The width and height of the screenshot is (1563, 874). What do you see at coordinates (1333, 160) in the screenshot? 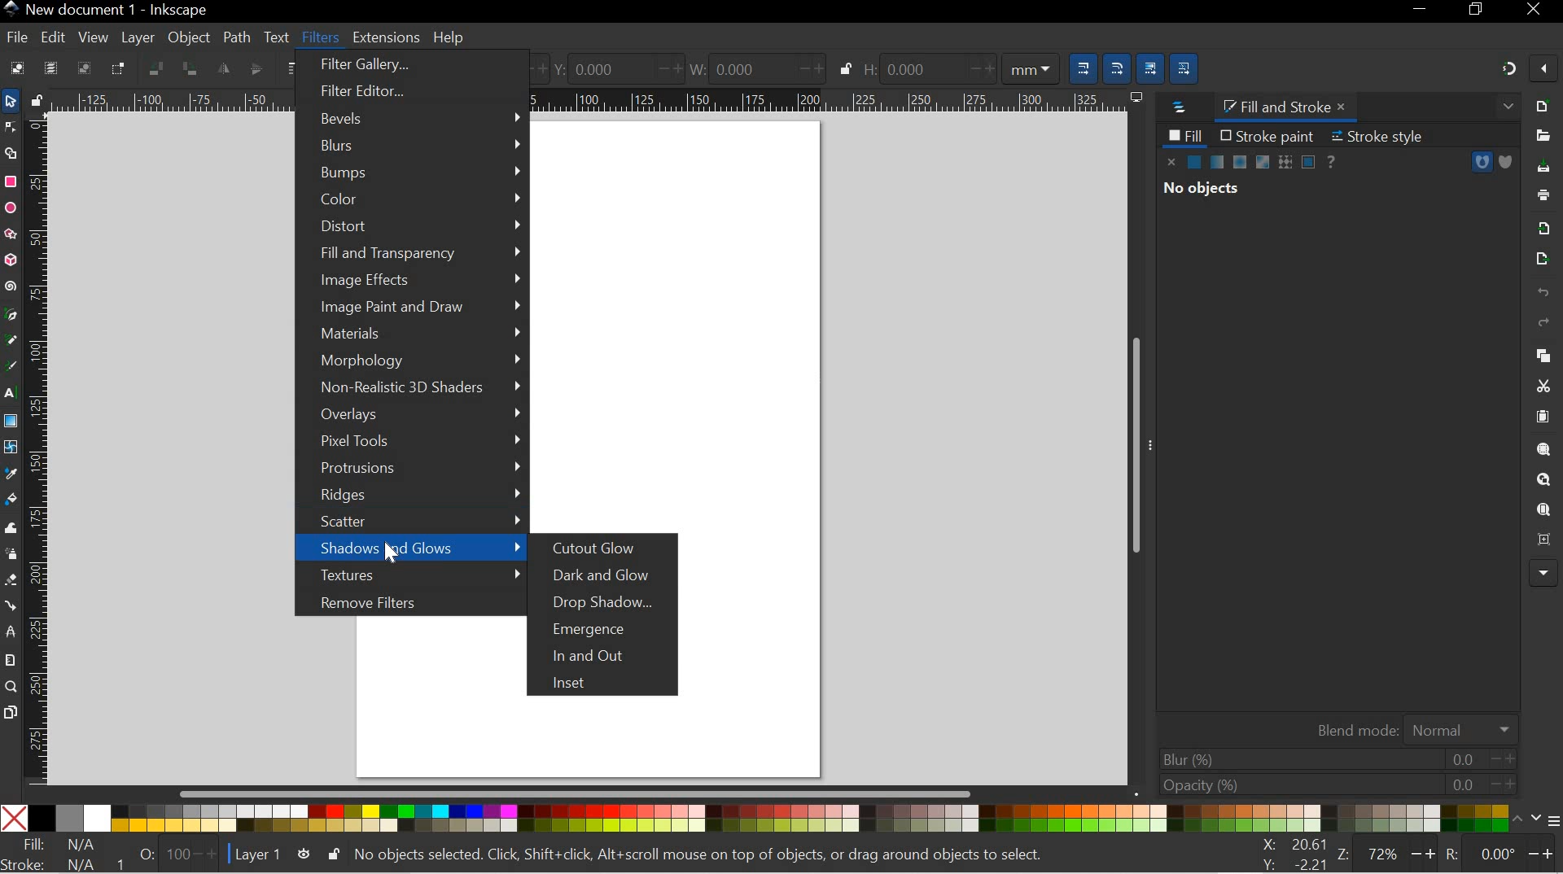
I see `UNSET PAINT` at bounding box center [1333, 160].